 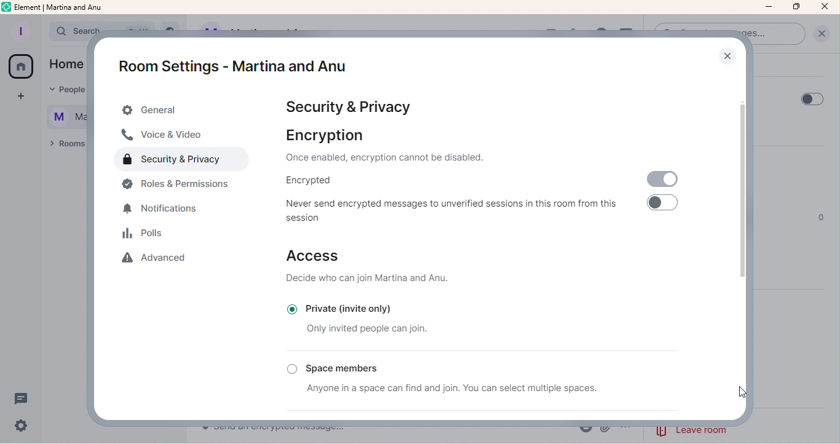 What do you see at coordinates (450, 208) in the screenshot?
I see `Never send encrypted messages to unverified sessions in this room from this session` at bounding box center [450, 208].